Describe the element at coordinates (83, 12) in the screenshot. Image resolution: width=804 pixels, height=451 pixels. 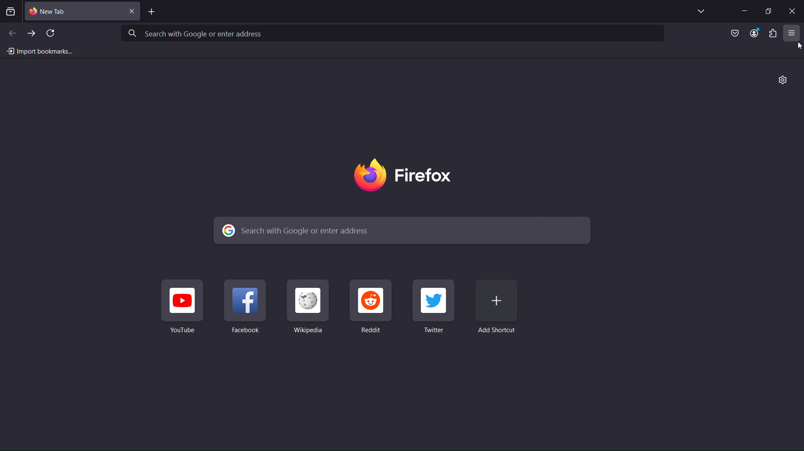
I see `New Tab` at that location.